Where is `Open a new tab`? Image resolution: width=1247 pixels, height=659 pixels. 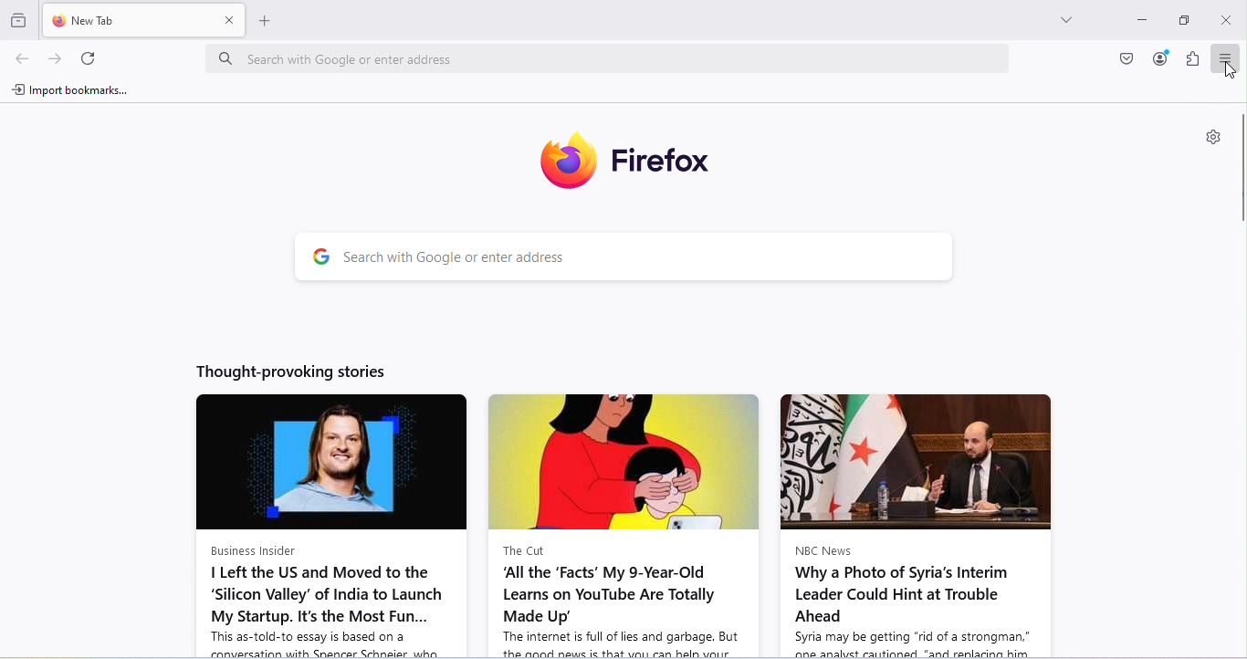 Open a new tab is located at coordinates (273, 23).